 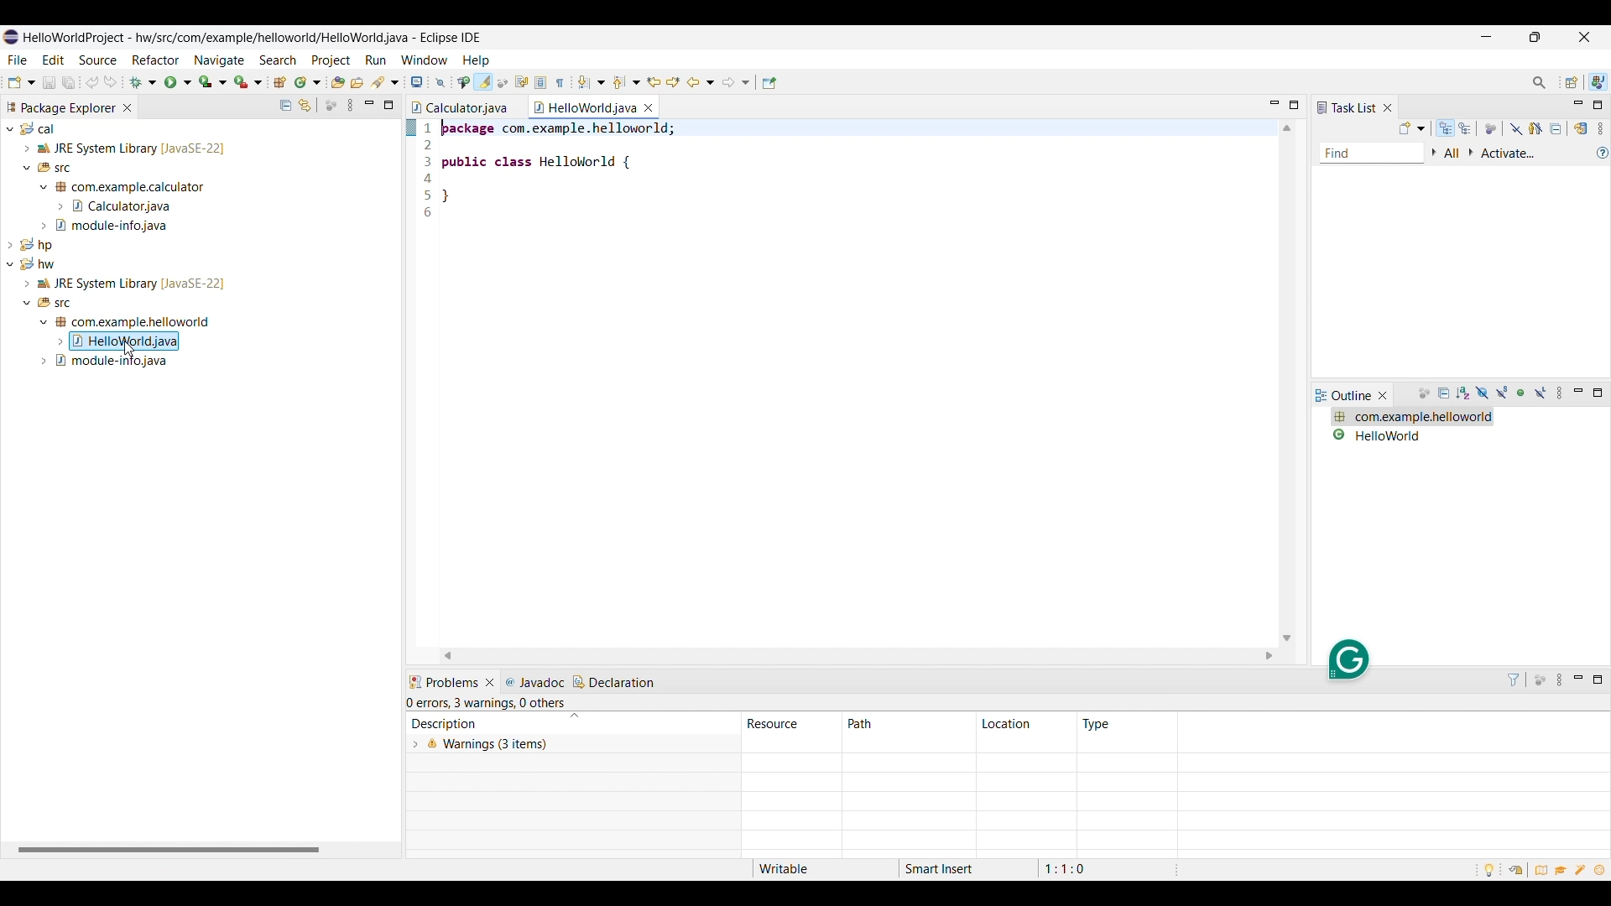 I want to click on Close tab, so click(x=128, y=107).